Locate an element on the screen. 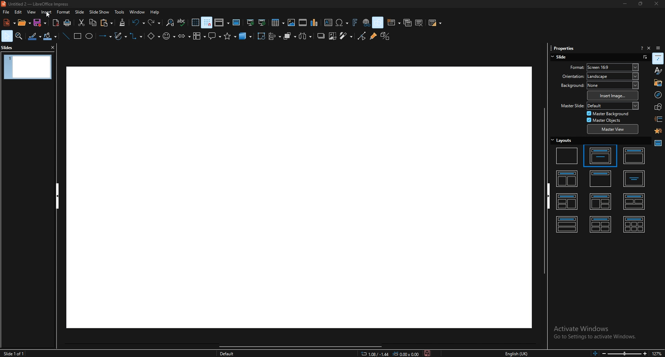 This screenshot has width=665, height=357. slide 1 of 1 is located at coordinates (16, 353).